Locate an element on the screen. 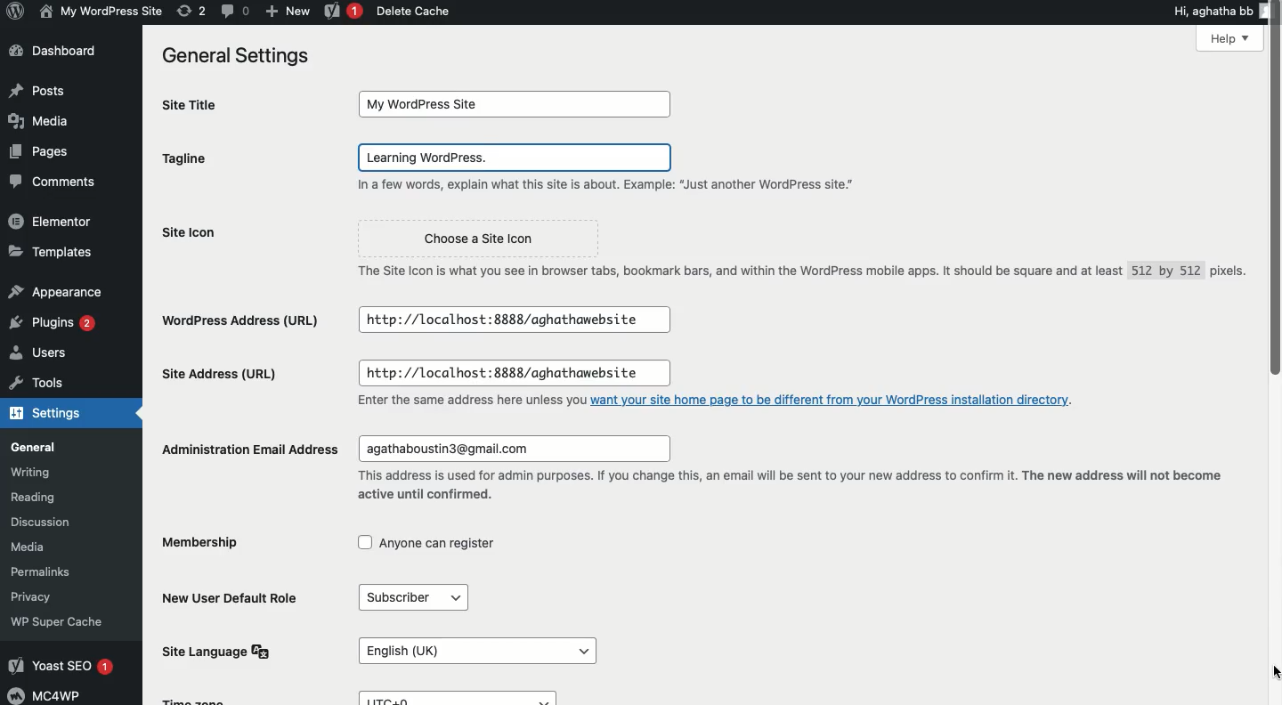  Help is located at coordinates (1197, 41).